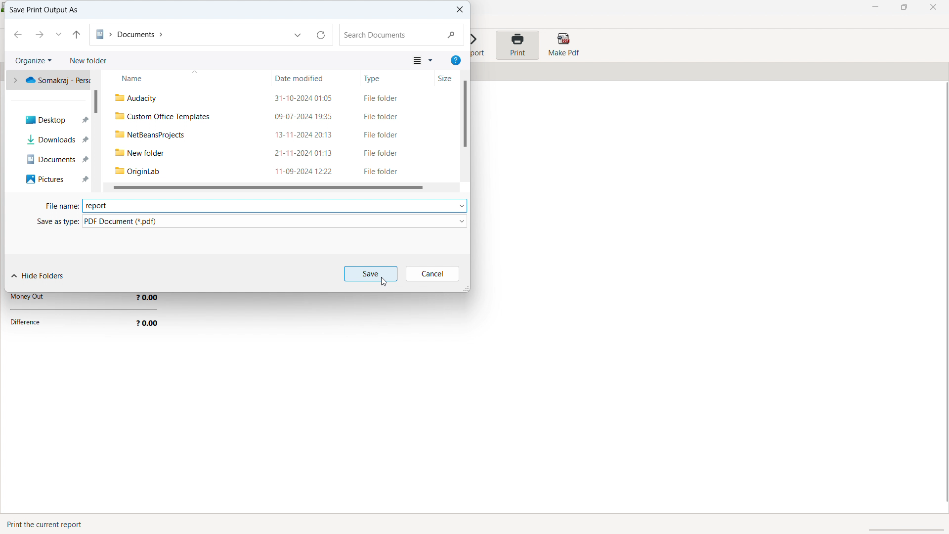  I want to click on hide folders, so click(39, 276).